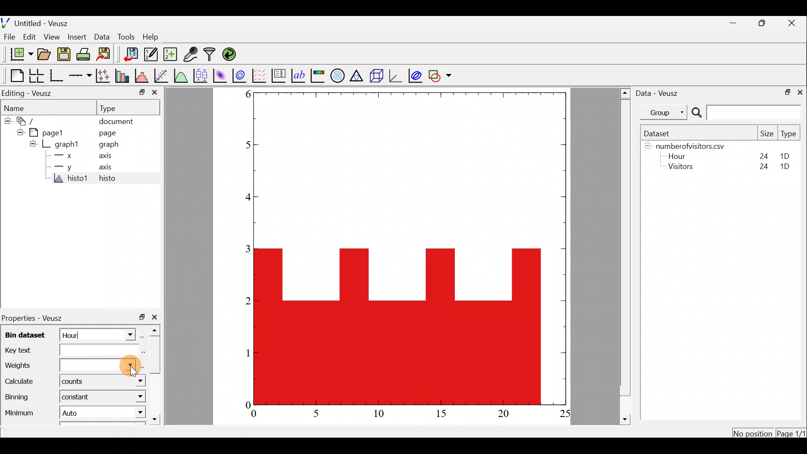 The width and height of the screenshot is (807, 454). I want to click on 3d graph, so click(397, 75).